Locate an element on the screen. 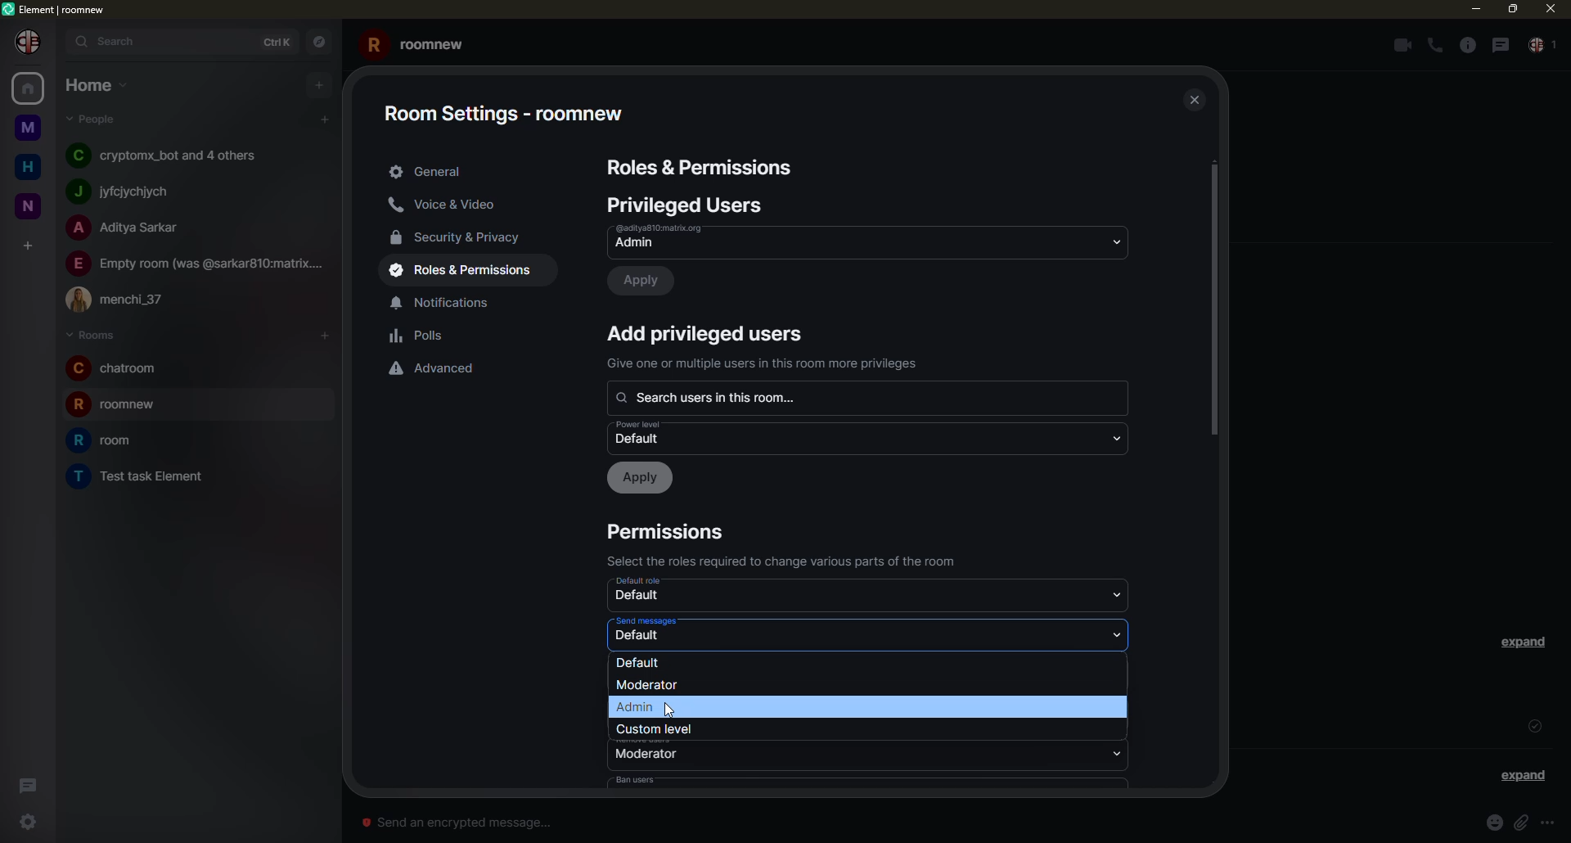 This screenshot has width=1571, height=843. close is located at coordinates (1548, 8).